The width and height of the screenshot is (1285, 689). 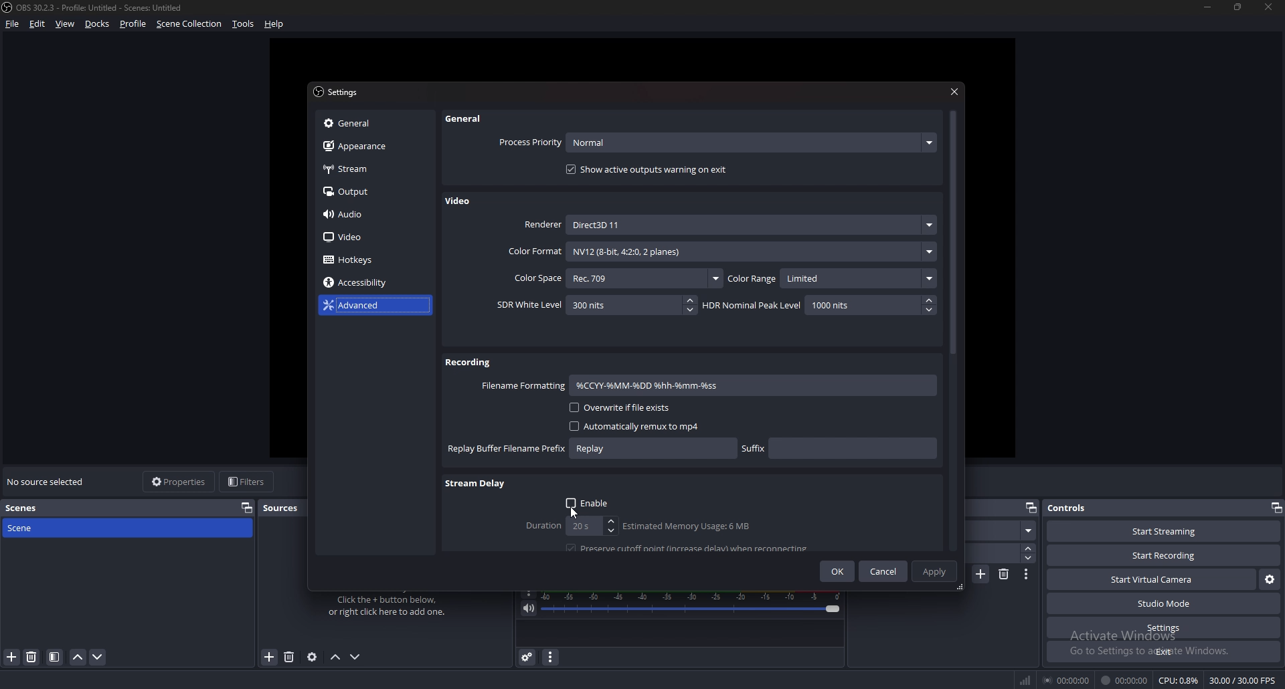 I want to click on signal, so click(x=1023, y=678).